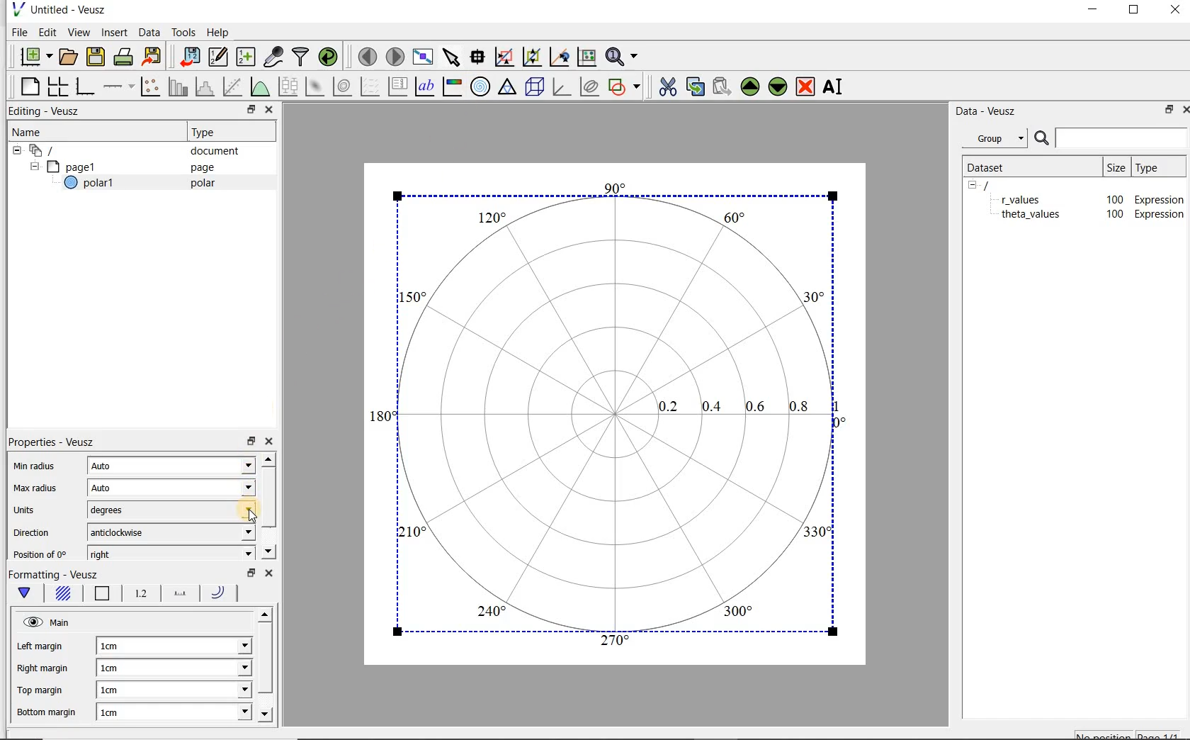  What do you see at coordinates (1092, 11) in the screenshot?
I see `minimize` at bounding box center [1092, 11].